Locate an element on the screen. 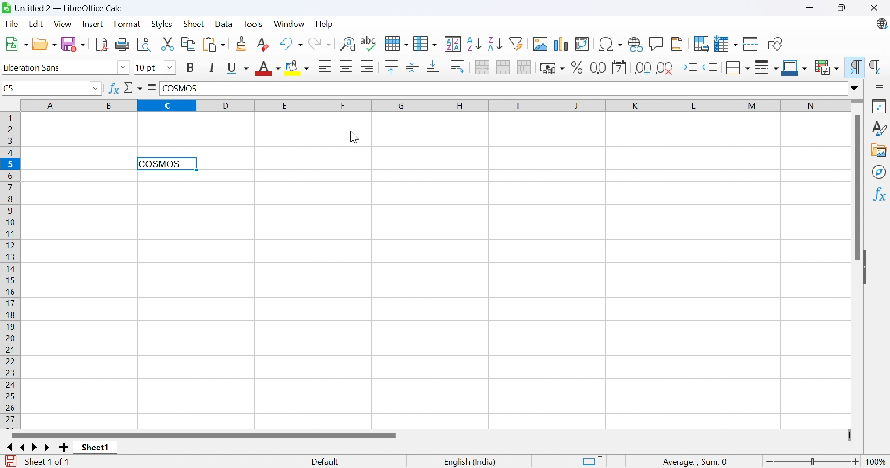  Check spelling is located at coordinates (369, 43).